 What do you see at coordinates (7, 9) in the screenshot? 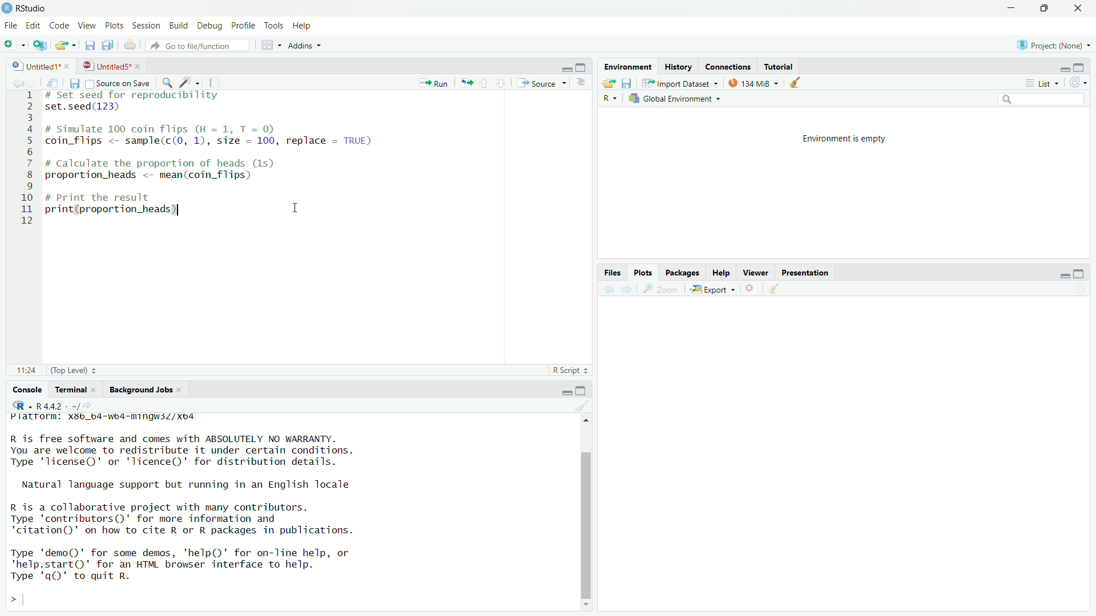
I see `logo` at bounding box center [7, 9].